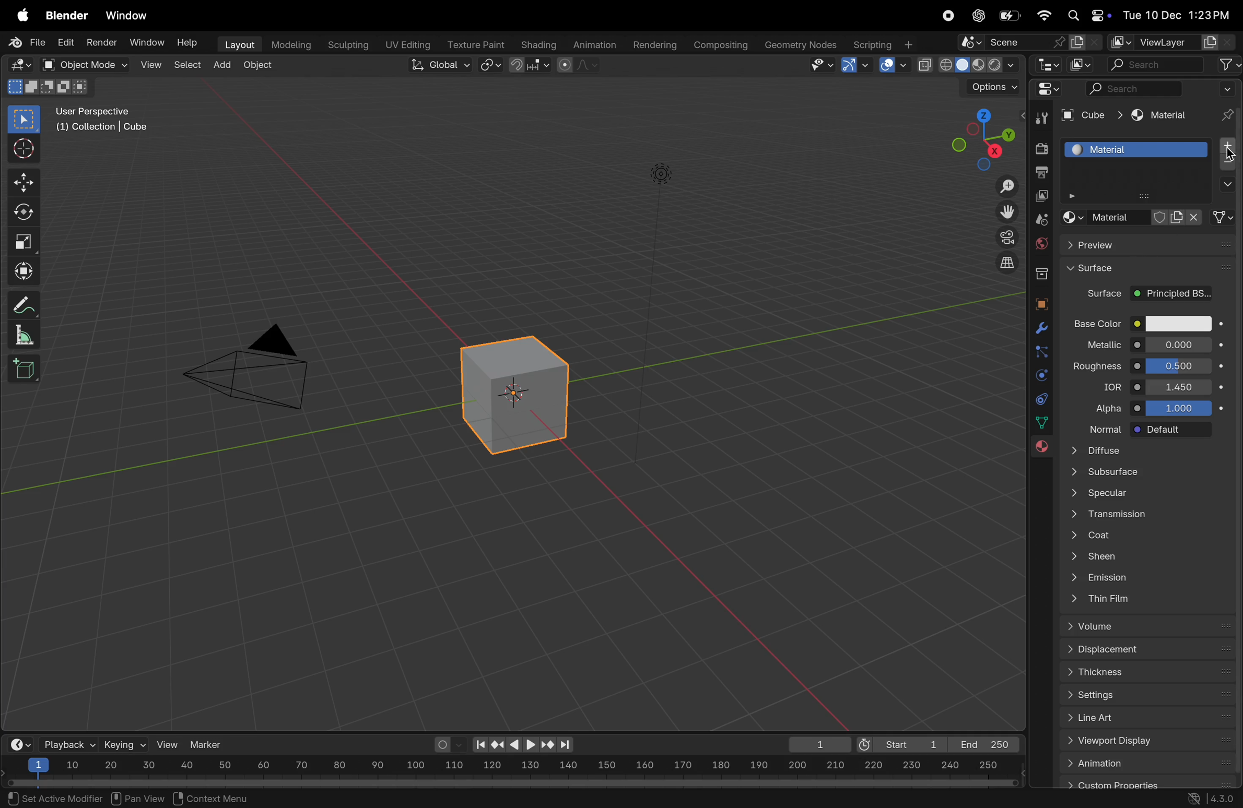 Image resolution: width=1243 pixels, height=808 pixels. I want to click on , so click(1146, 764).